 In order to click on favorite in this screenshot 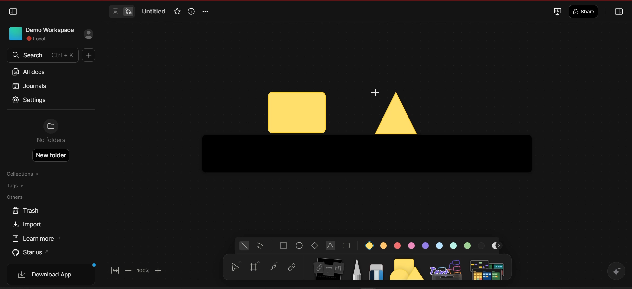, I will do `click(176, 12)`.